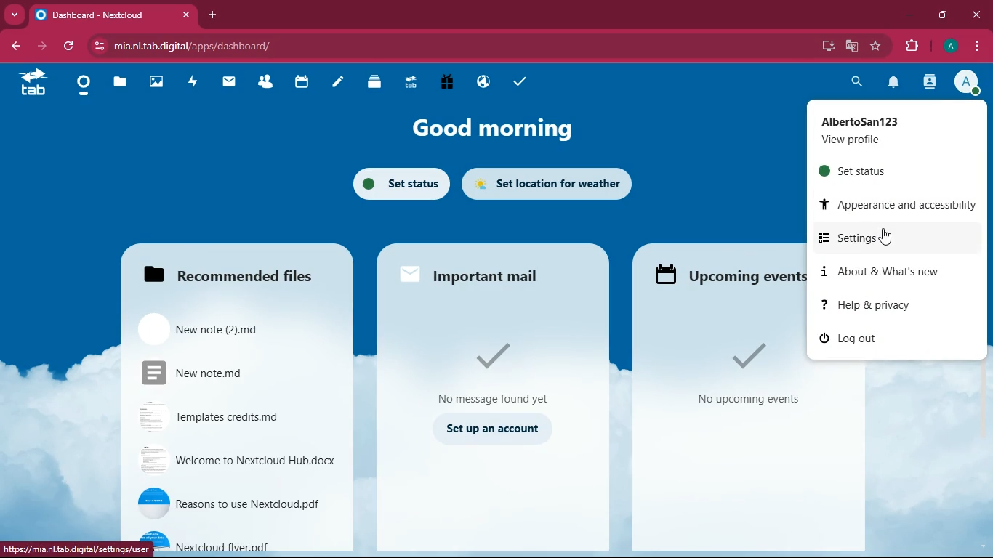 This screenshot has height=558, width=993. What do you see at coordinates (518, 81) in the screenshot?
I see `tasks` at bounding box center [518, 81].